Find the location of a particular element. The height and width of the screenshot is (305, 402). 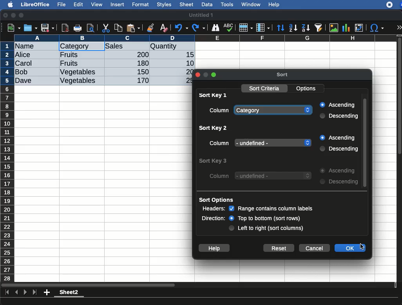

print preview is located at coordinates (91, 29).